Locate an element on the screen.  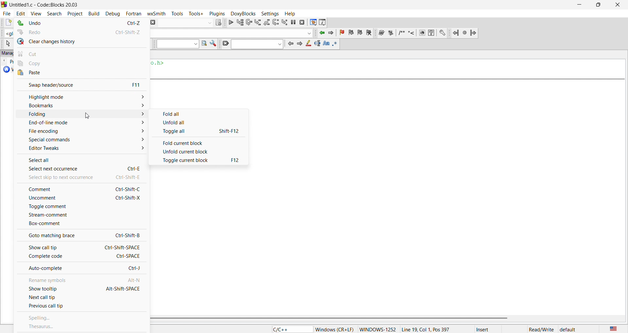
project is located at coordinates (74, 13).